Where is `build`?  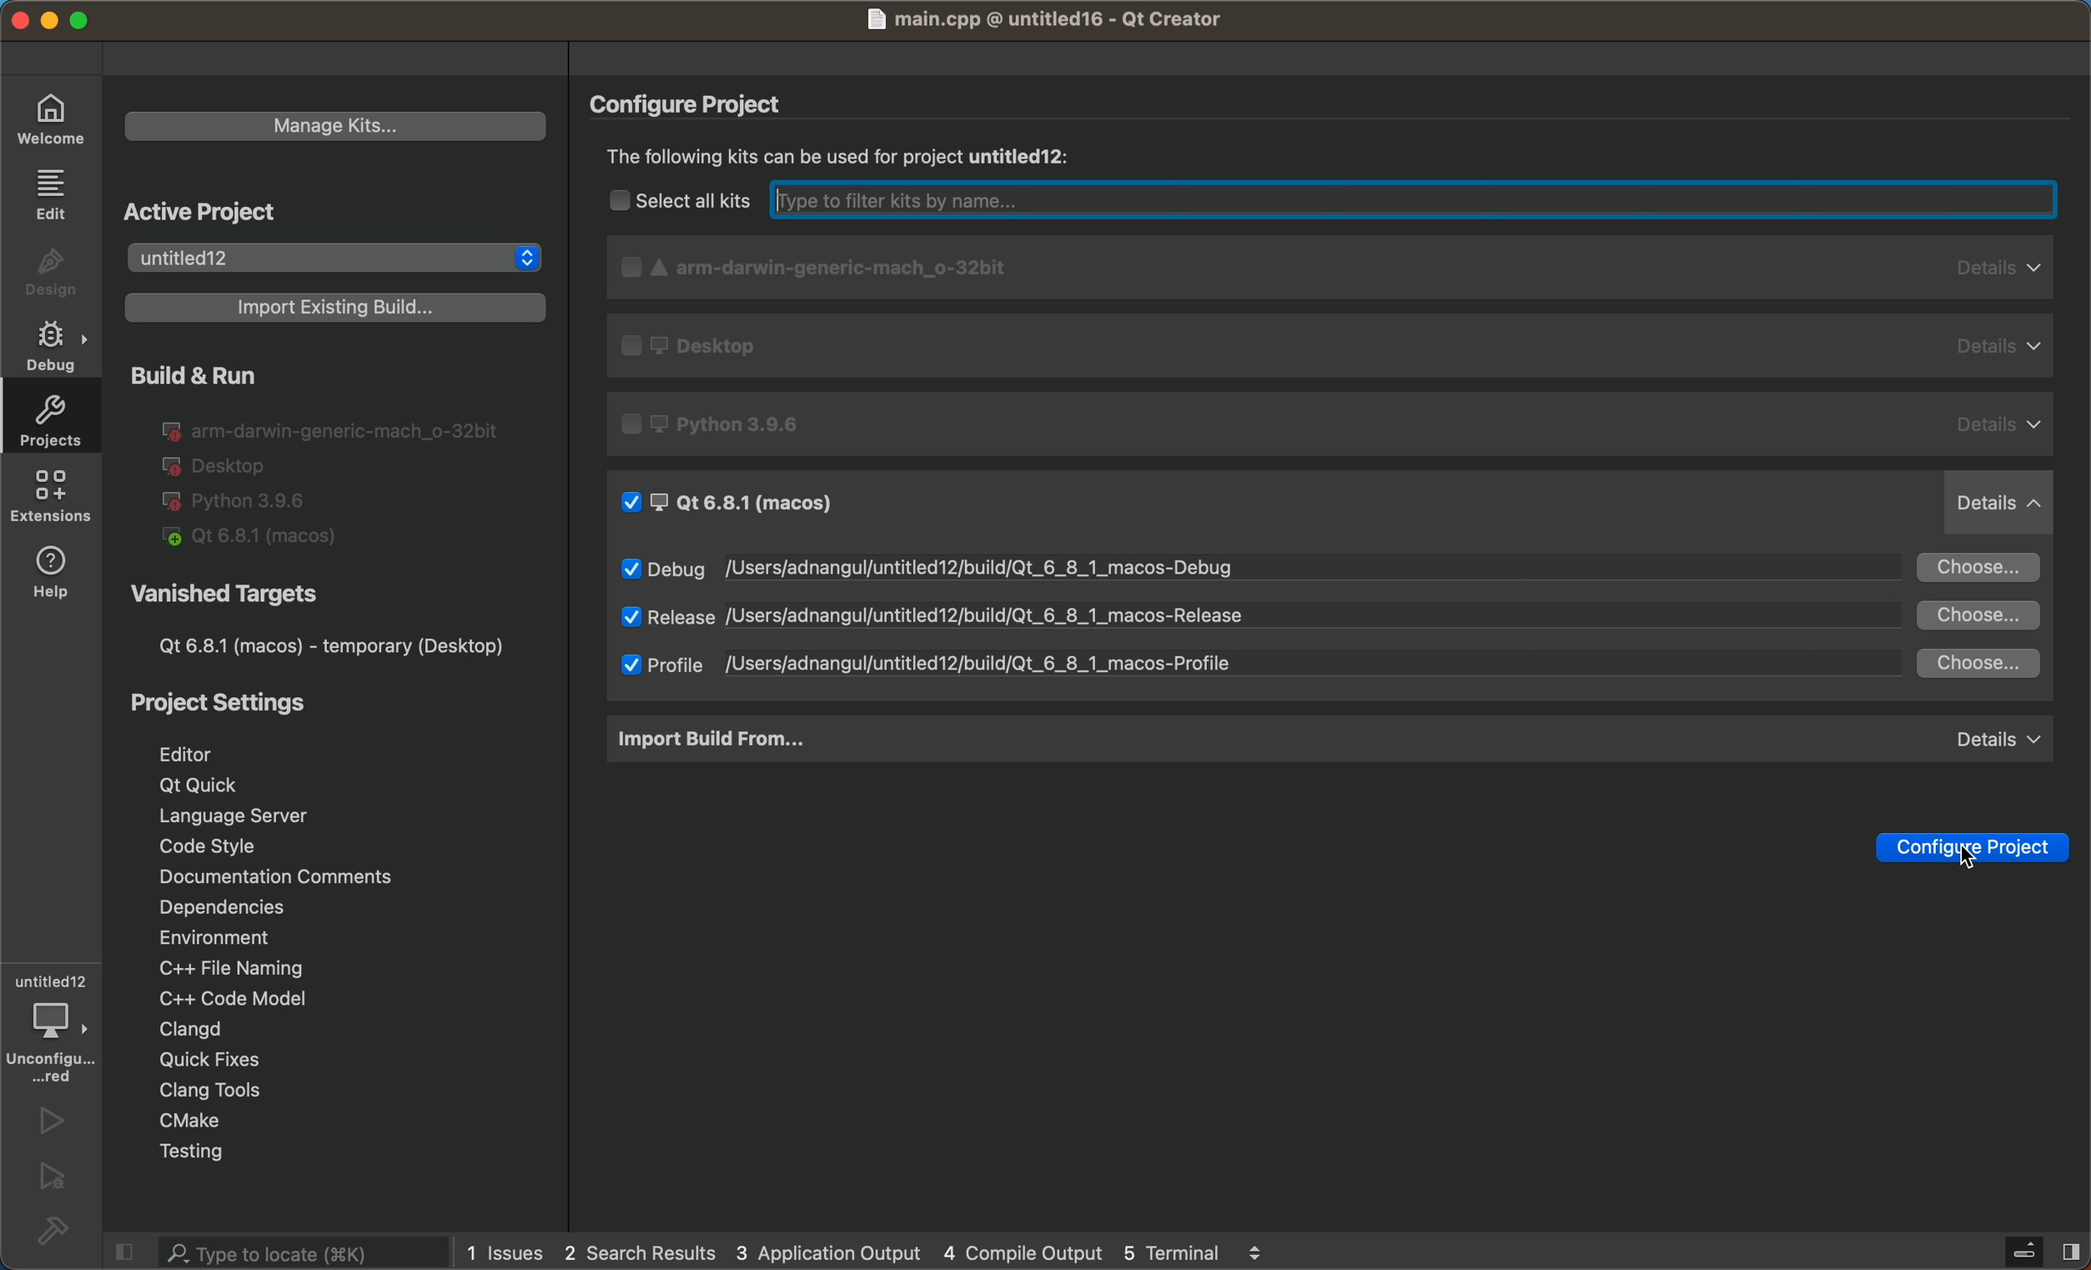 build is located at coordinates (52, 1231).